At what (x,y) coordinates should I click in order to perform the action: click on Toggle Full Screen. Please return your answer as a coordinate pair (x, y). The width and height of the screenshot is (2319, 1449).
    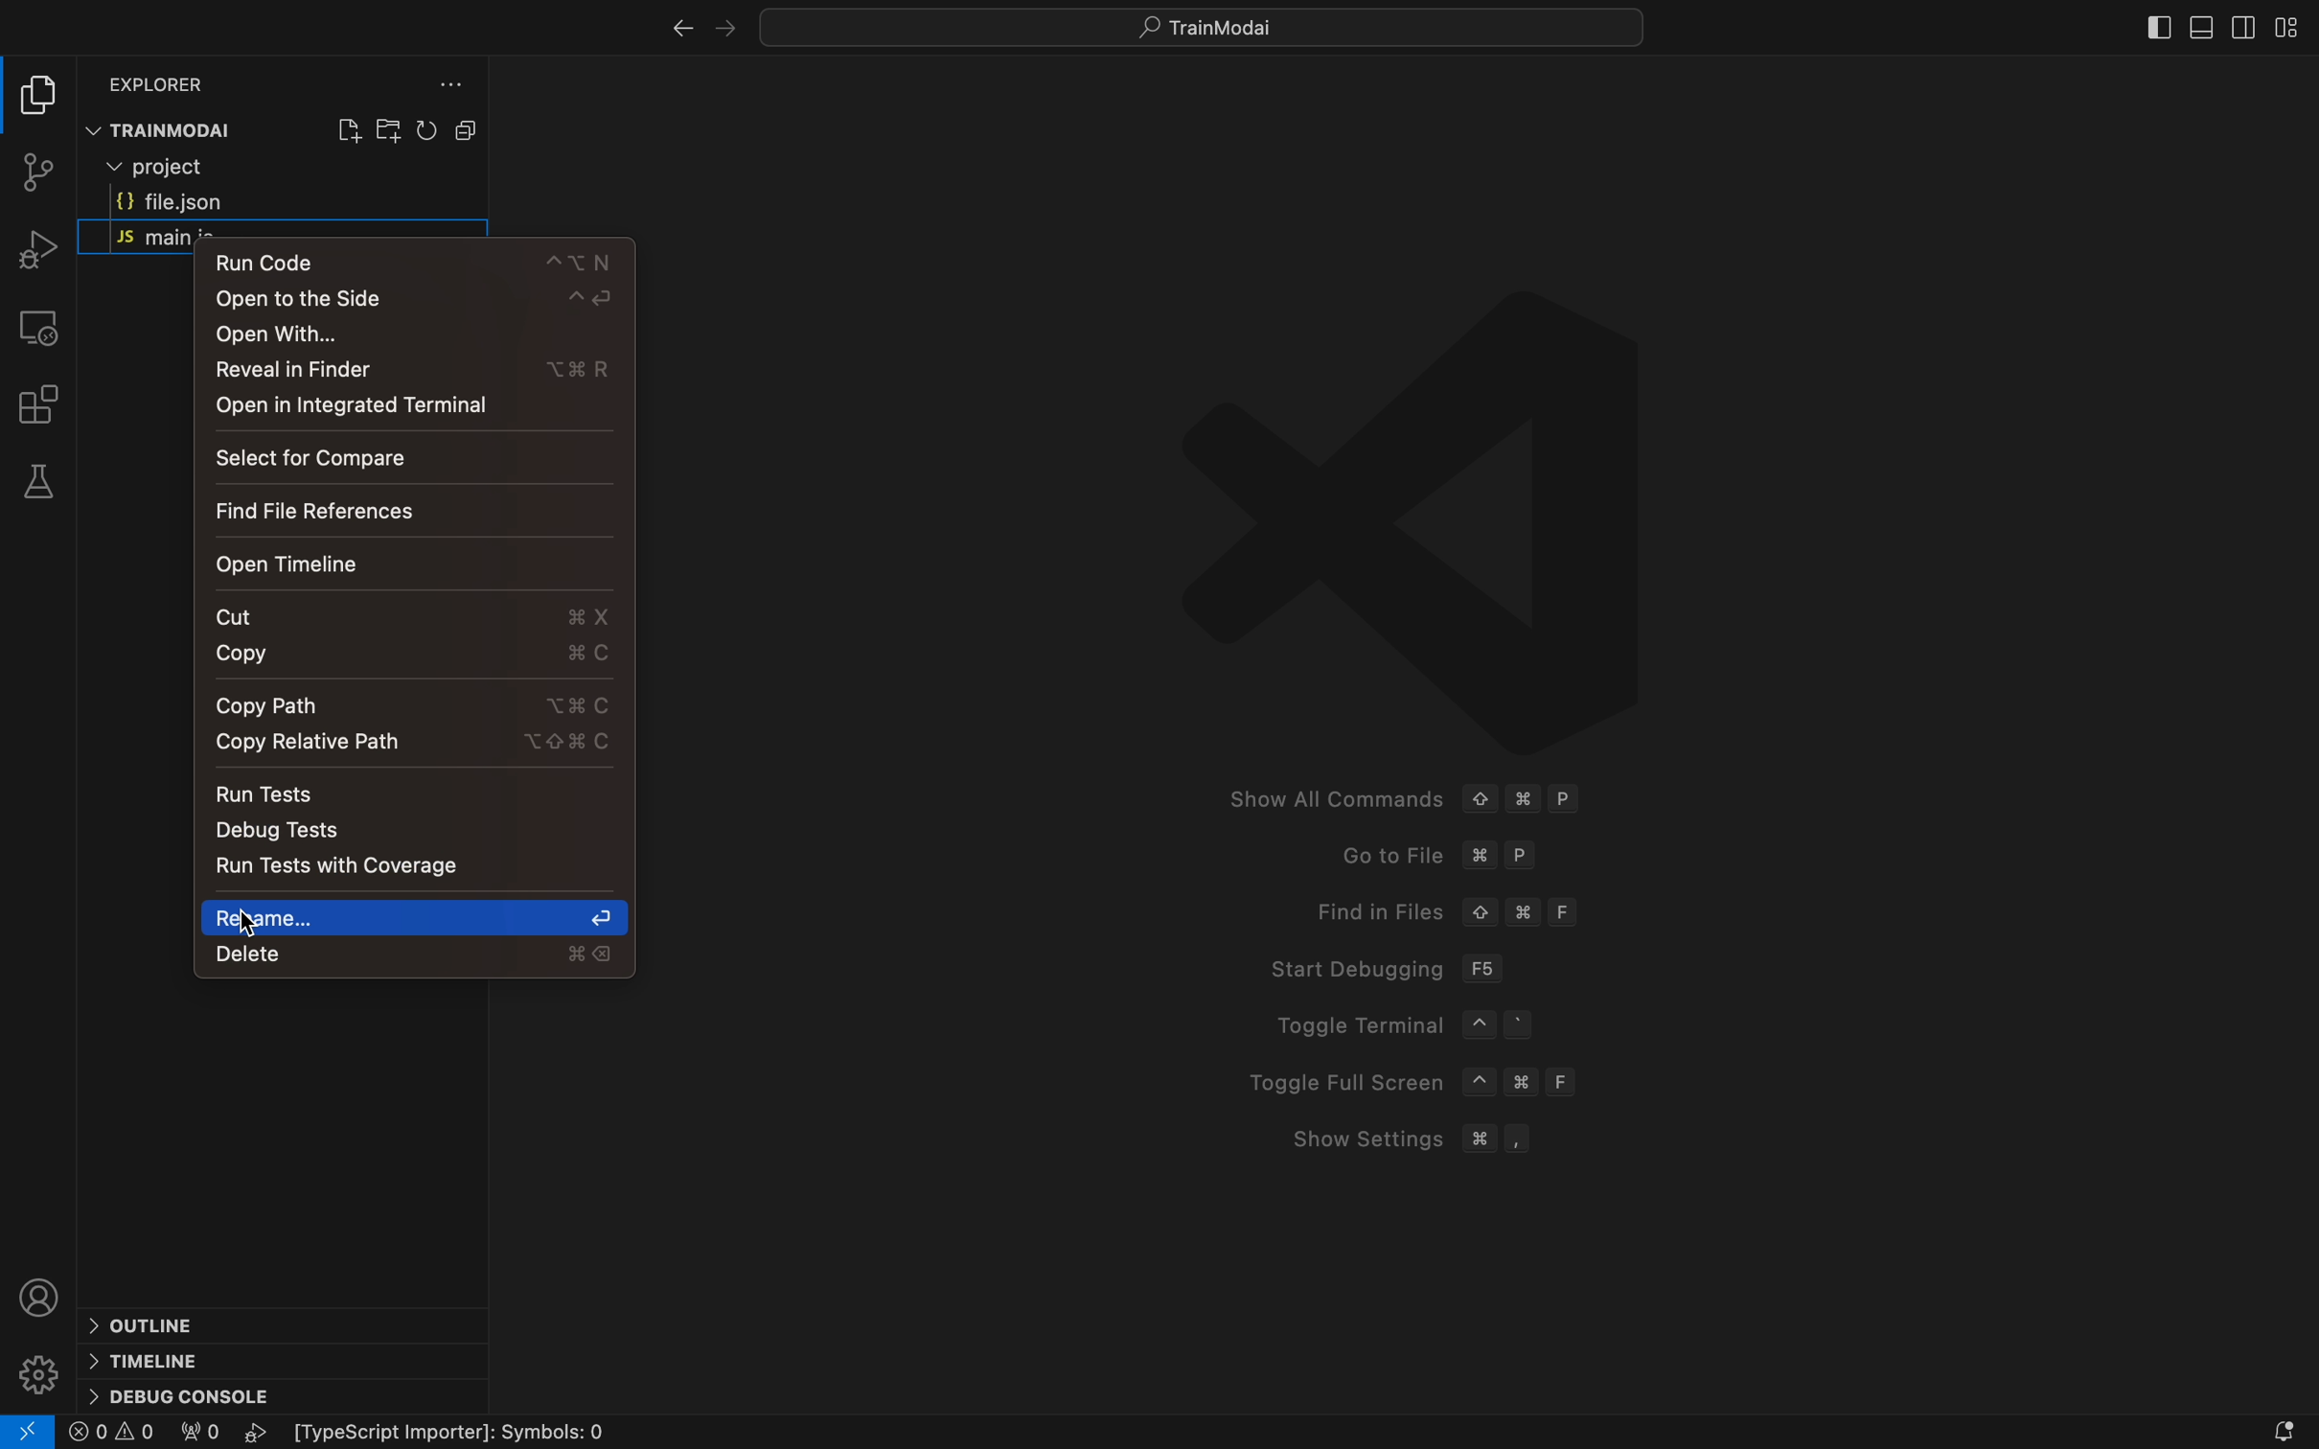
    Looking at the image, I should click on (1405, 1076).